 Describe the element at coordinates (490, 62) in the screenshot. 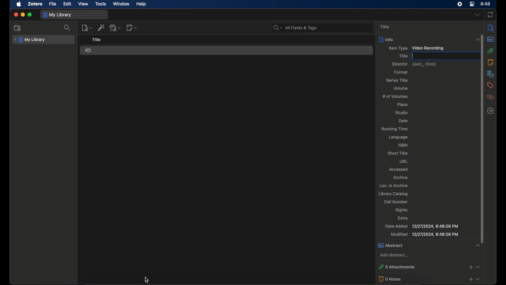

I see `notes` at that location.